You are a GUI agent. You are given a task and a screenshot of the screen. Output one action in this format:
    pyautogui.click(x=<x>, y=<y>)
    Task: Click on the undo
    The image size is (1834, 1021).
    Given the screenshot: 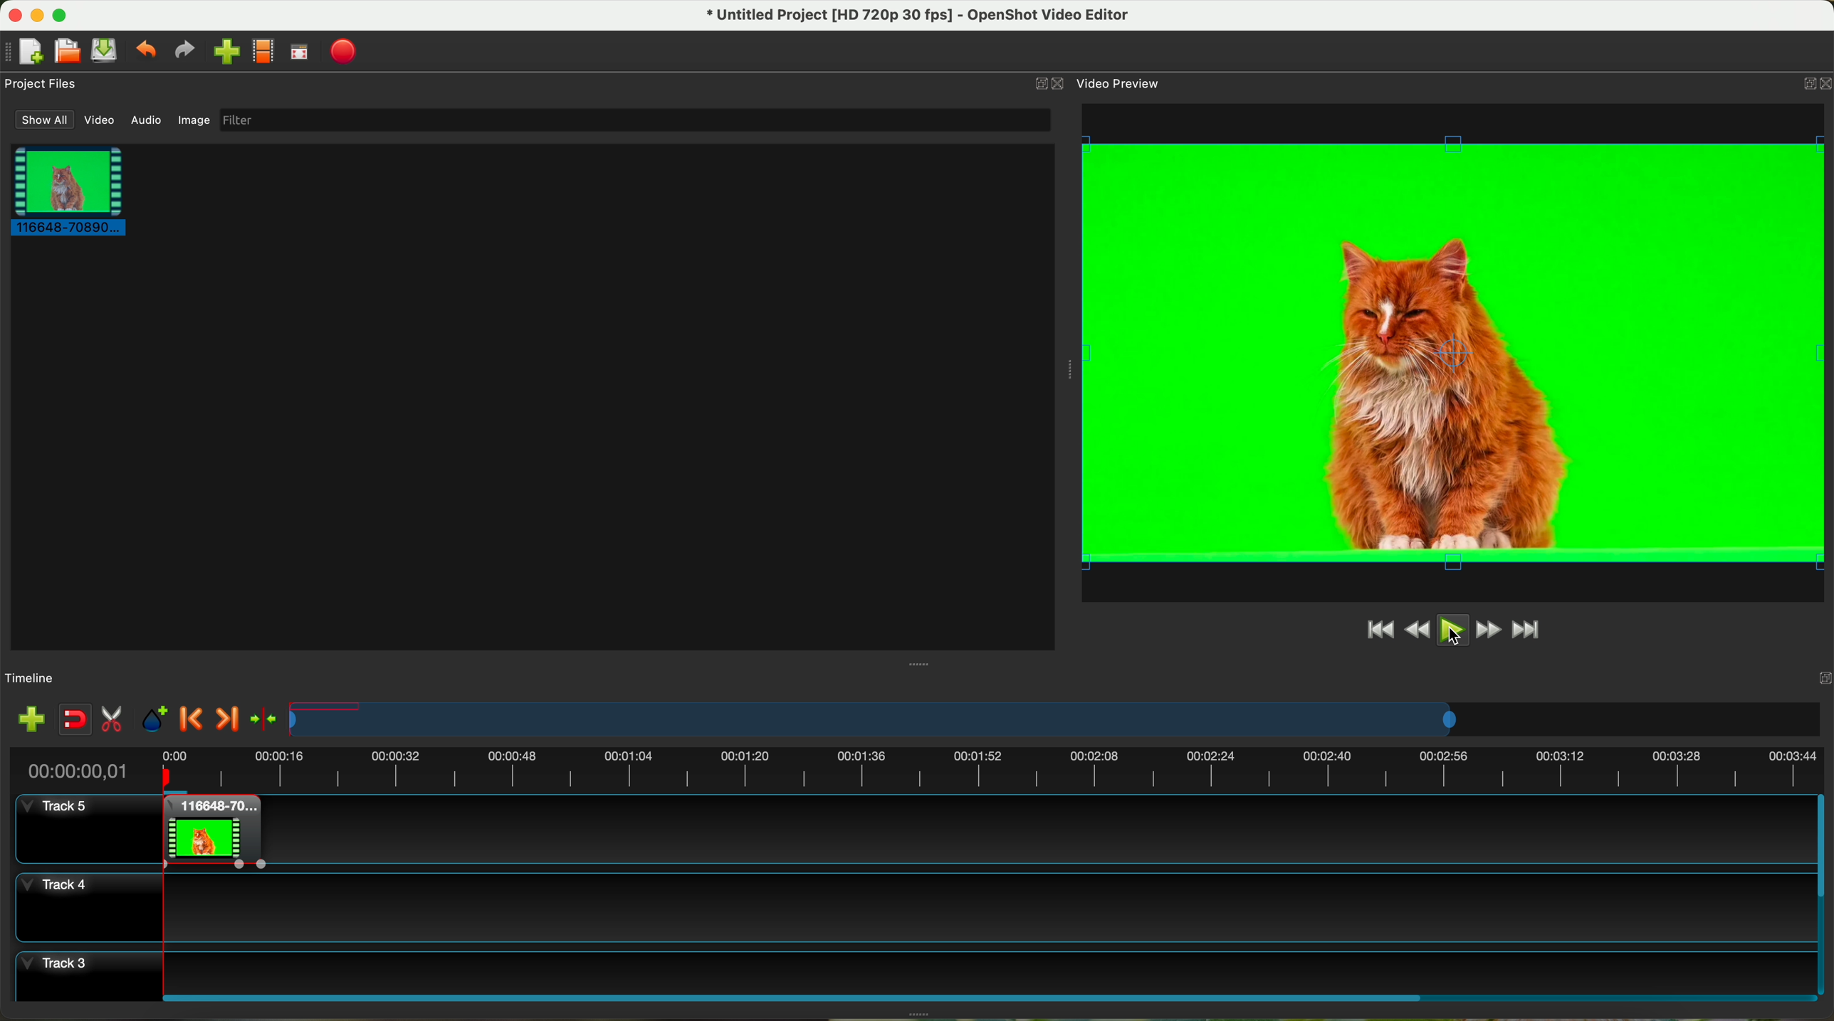 What is the action you would take?
    pyautogui.click(x=145, y=48)
    